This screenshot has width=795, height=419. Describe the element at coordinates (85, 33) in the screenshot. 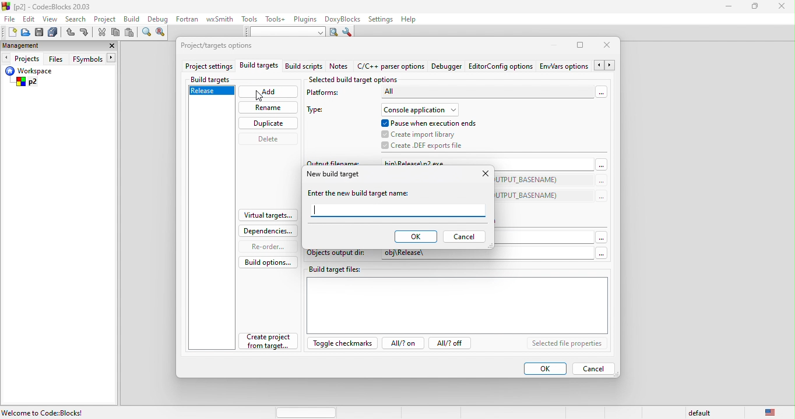

I see `redo` at that location.